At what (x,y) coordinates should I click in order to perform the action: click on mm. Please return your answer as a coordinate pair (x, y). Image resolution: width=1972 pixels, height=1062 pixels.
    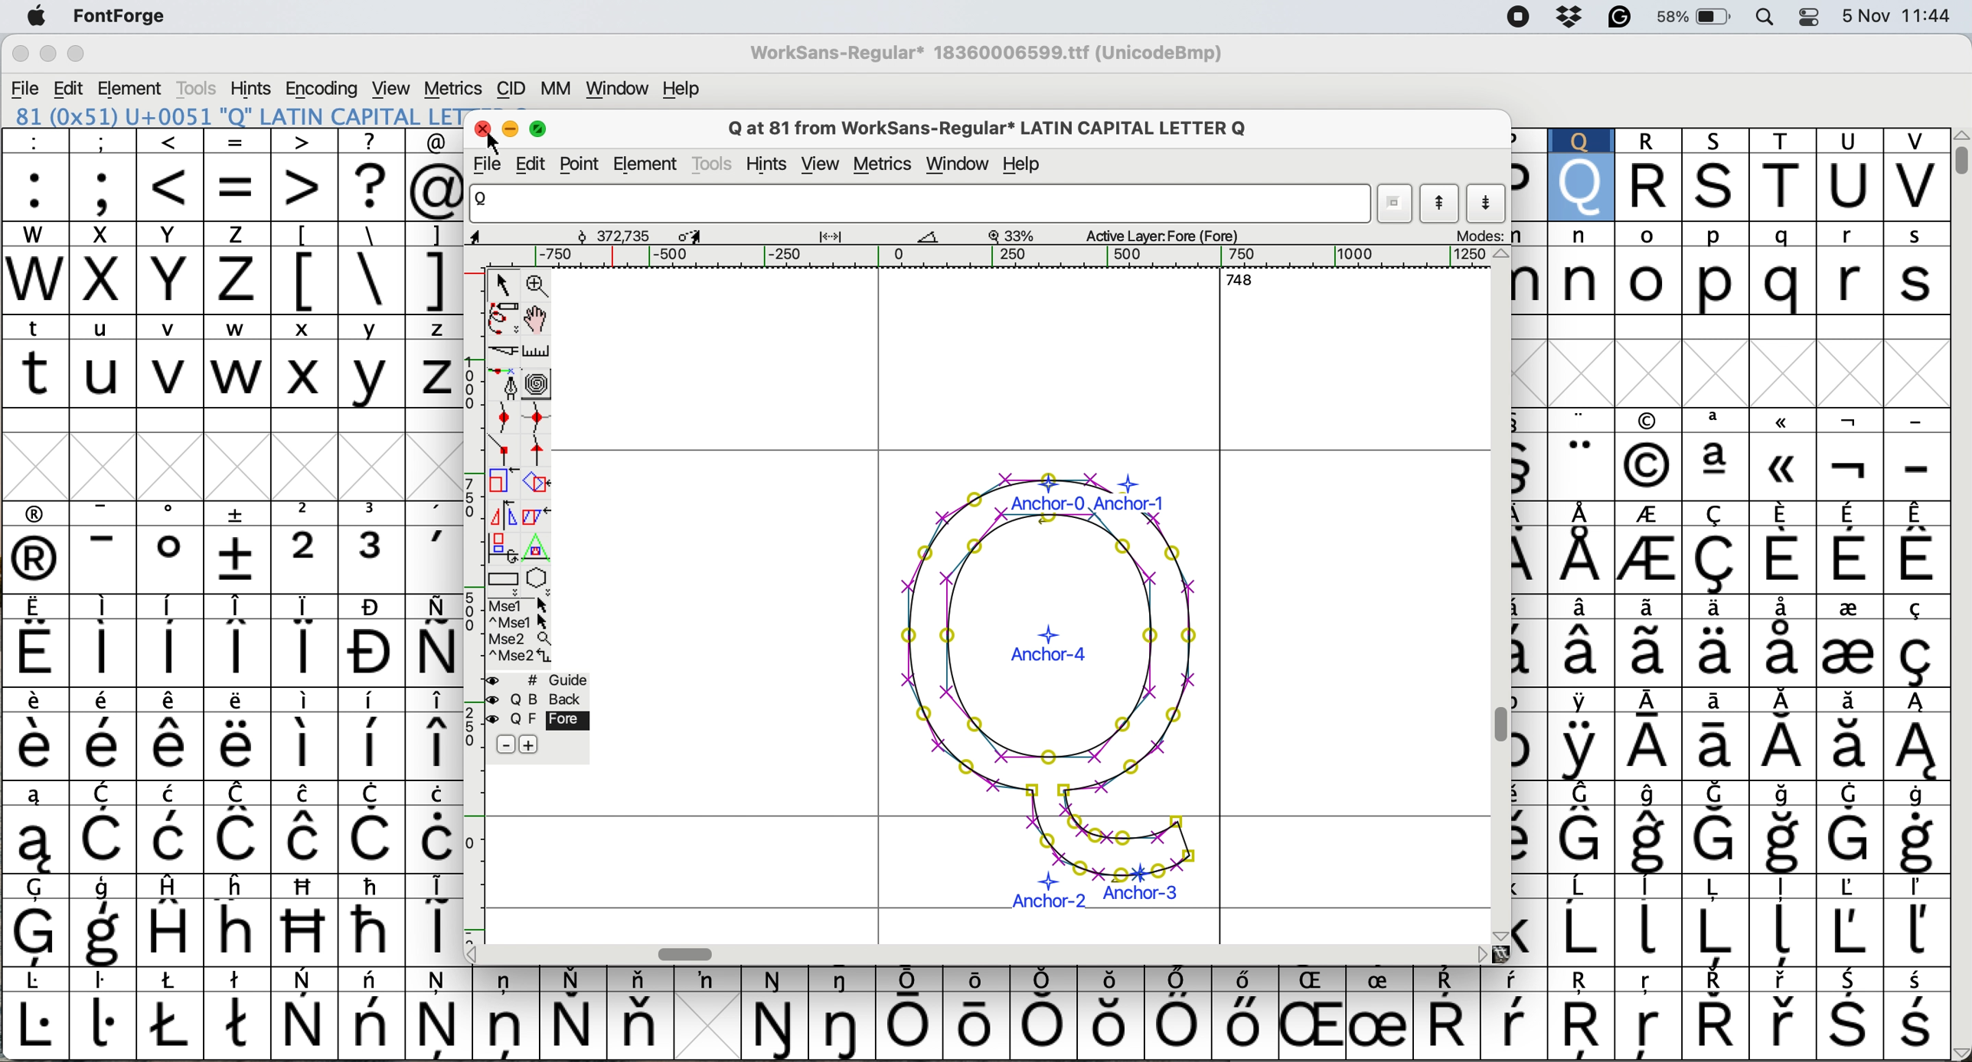
    Looking at the image, I should click on (553, 90).